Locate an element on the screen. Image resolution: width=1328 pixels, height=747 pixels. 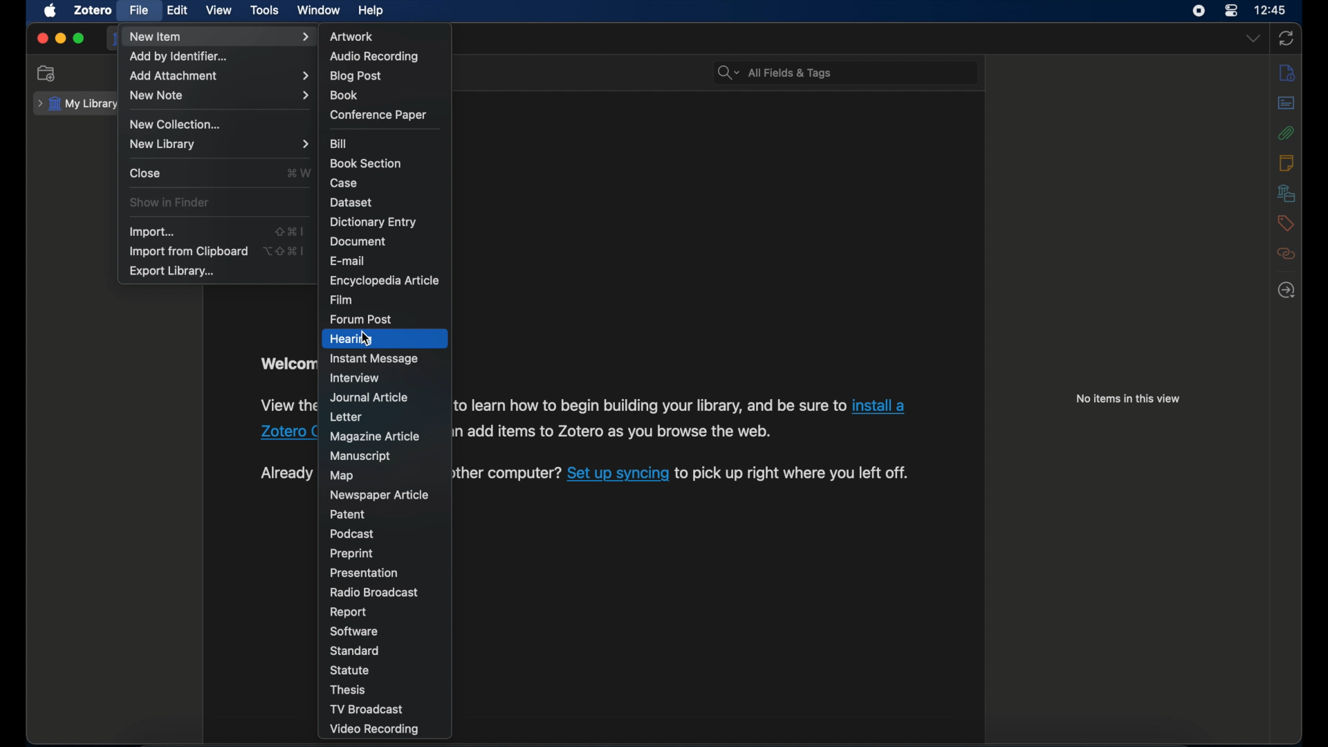
standard is located at coordinates (356, 651).